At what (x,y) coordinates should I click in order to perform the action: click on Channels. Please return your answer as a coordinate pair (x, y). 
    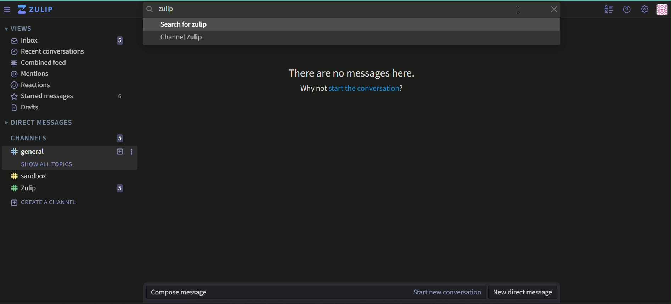
    Looking at the image, I should click on (30, 138).